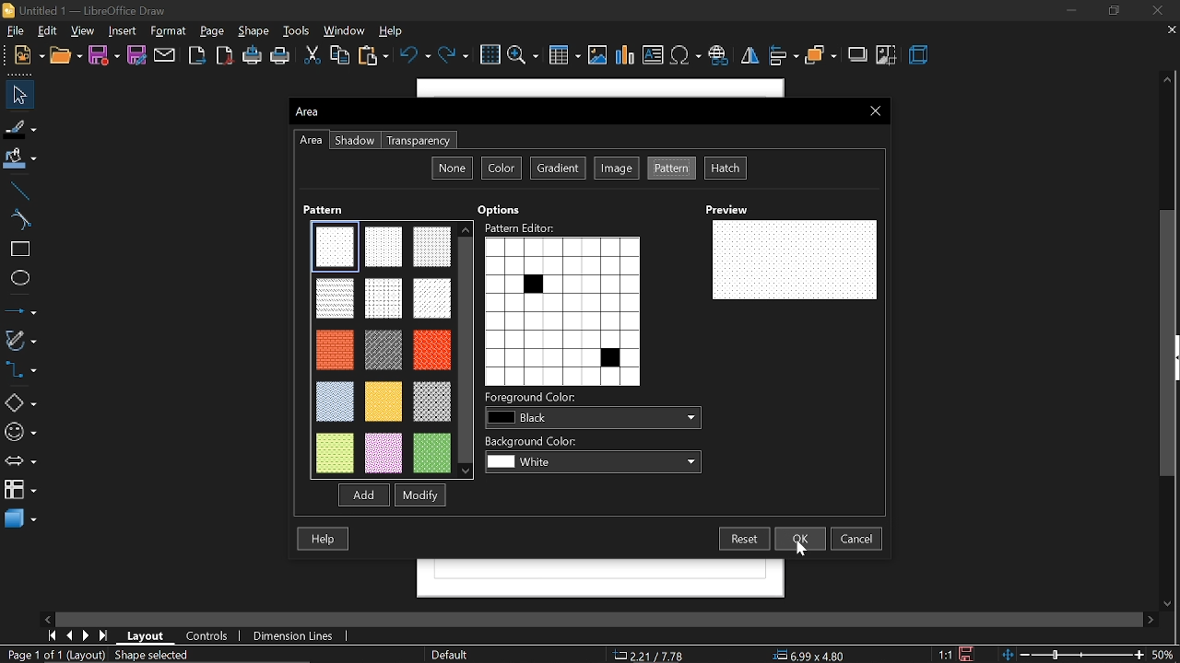  I want to click on symbol shapes, so click(20, 432).